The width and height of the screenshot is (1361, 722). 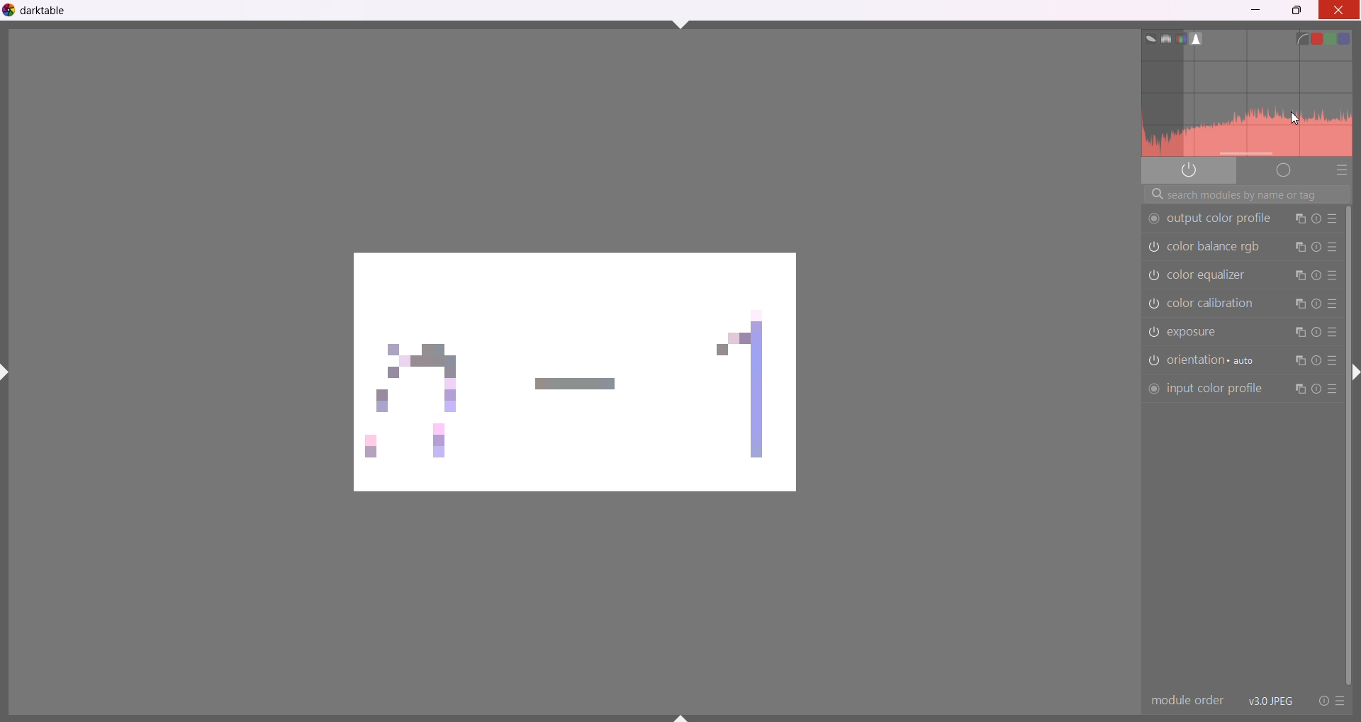 I want to click on presets, so click(x=1333, y=333).